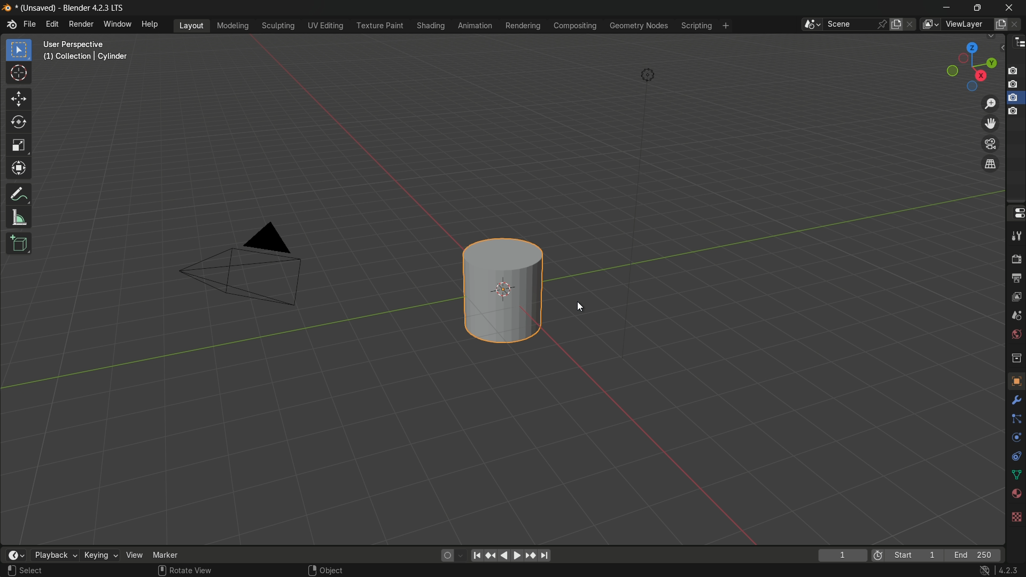 The height and width of the screenshot is (577, 1026). I want to click on play animation, so click(510, 555).